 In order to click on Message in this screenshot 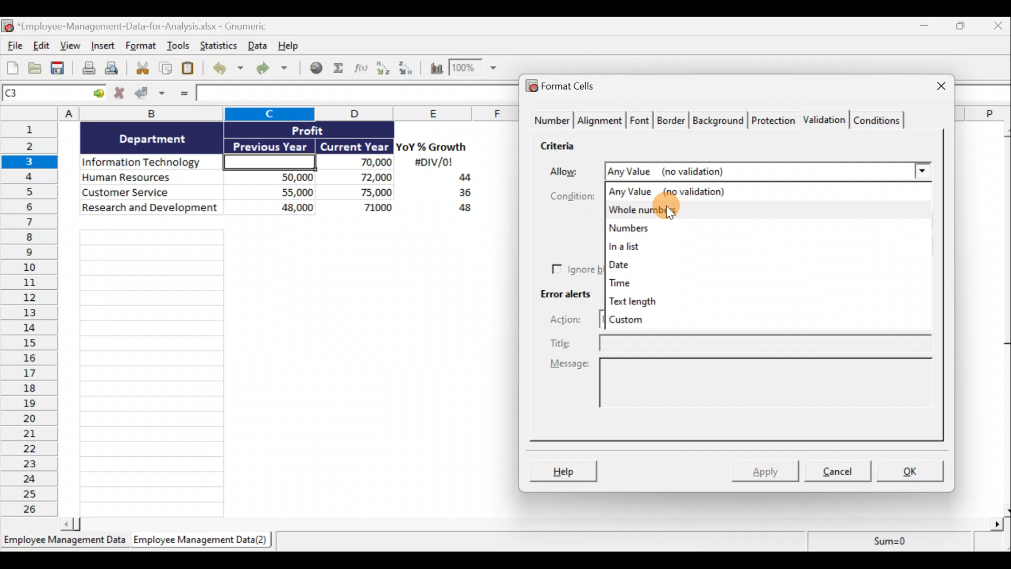, I will do `click(739, 391)`.